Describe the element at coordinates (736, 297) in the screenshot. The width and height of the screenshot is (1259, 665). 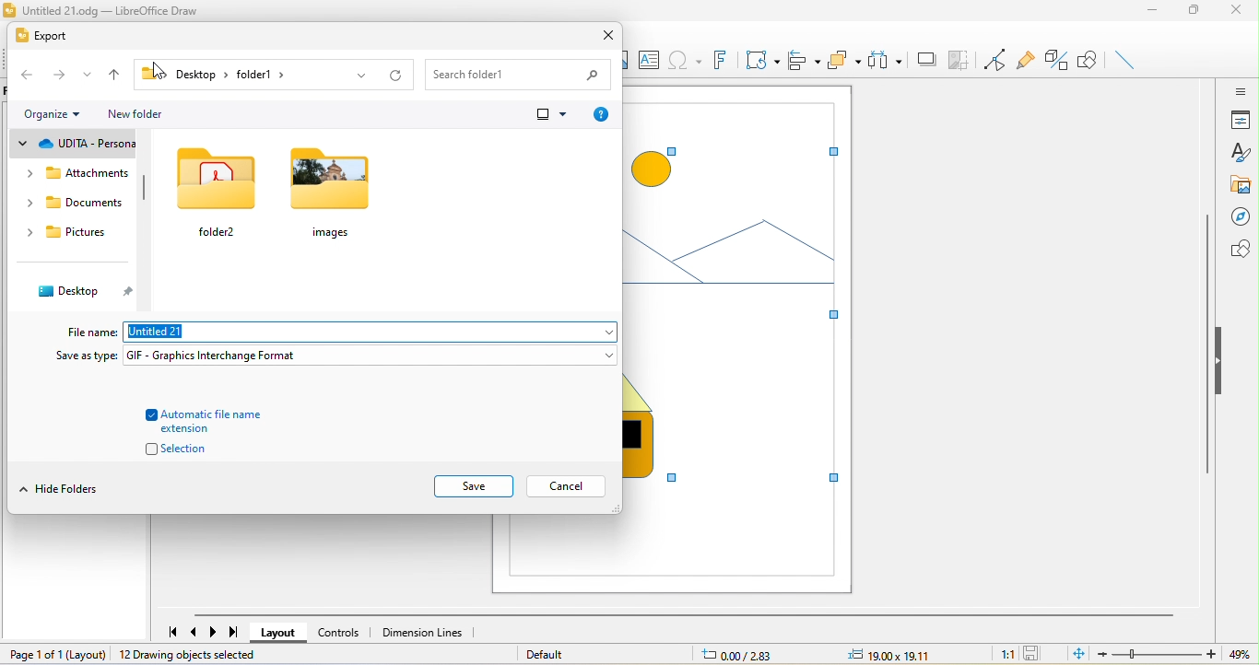
I see `selected` at that location.